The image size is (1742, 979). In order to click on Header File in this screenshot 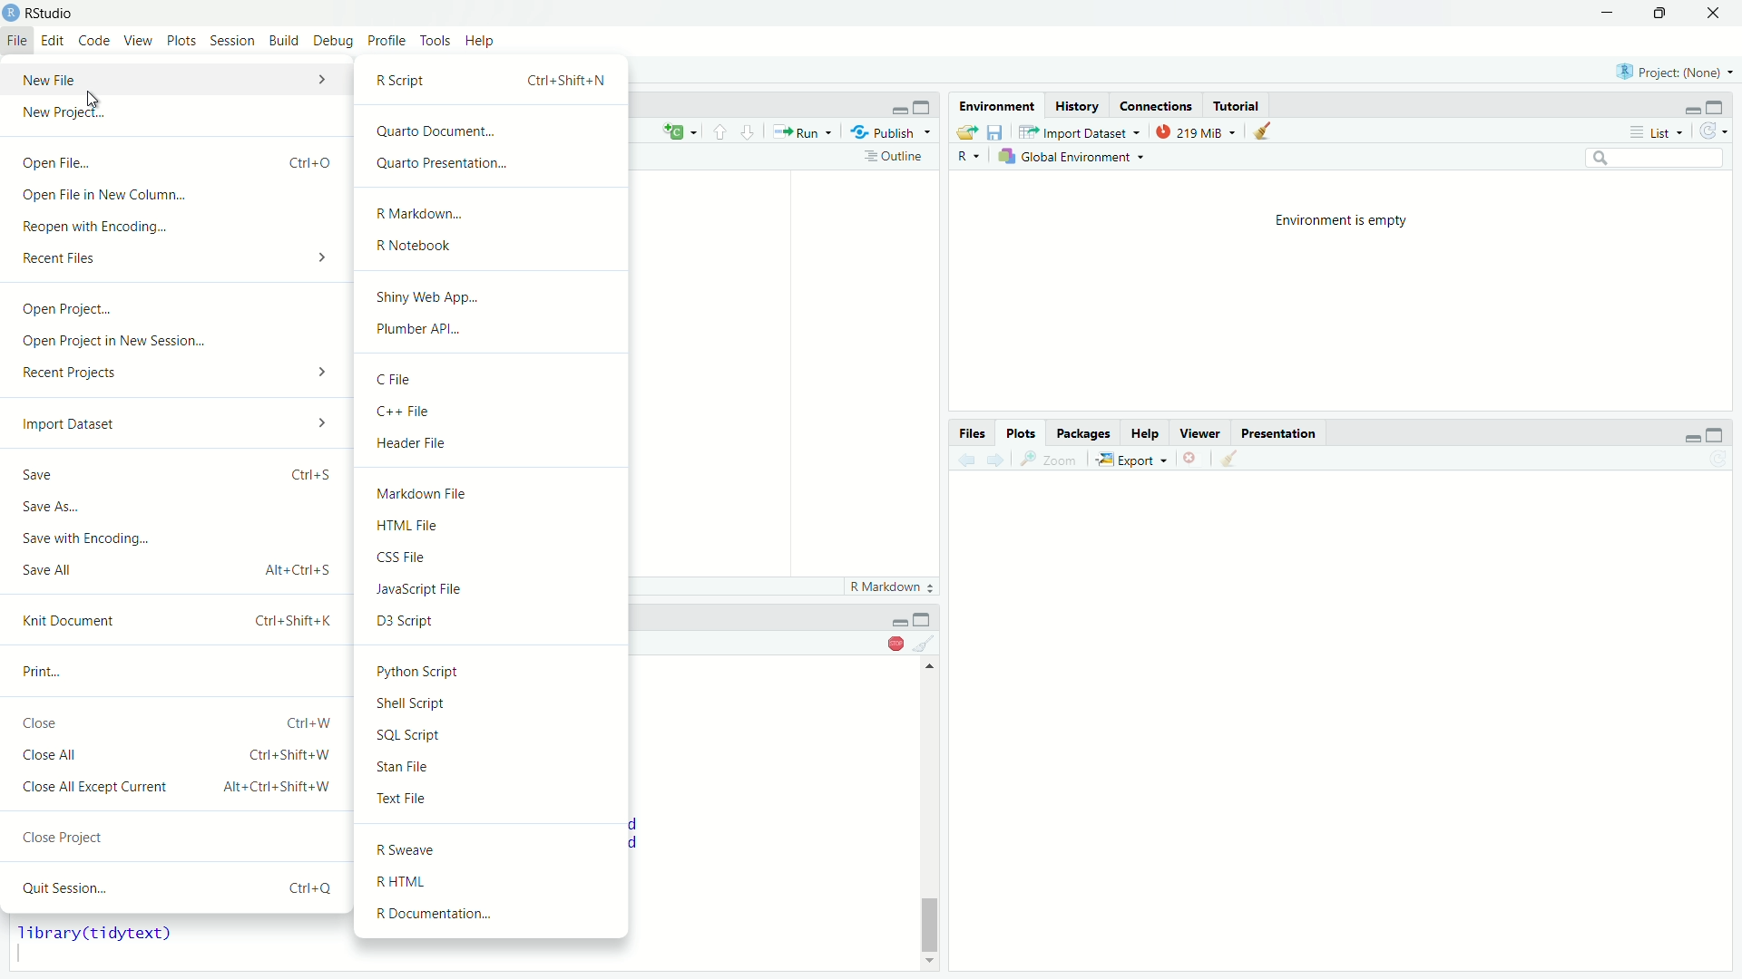, I will do `click(494, 443)`.